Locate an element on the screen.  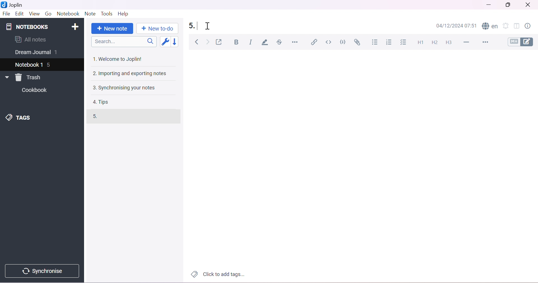
3. Synchronising your notes is located at coordinates (124, 88).